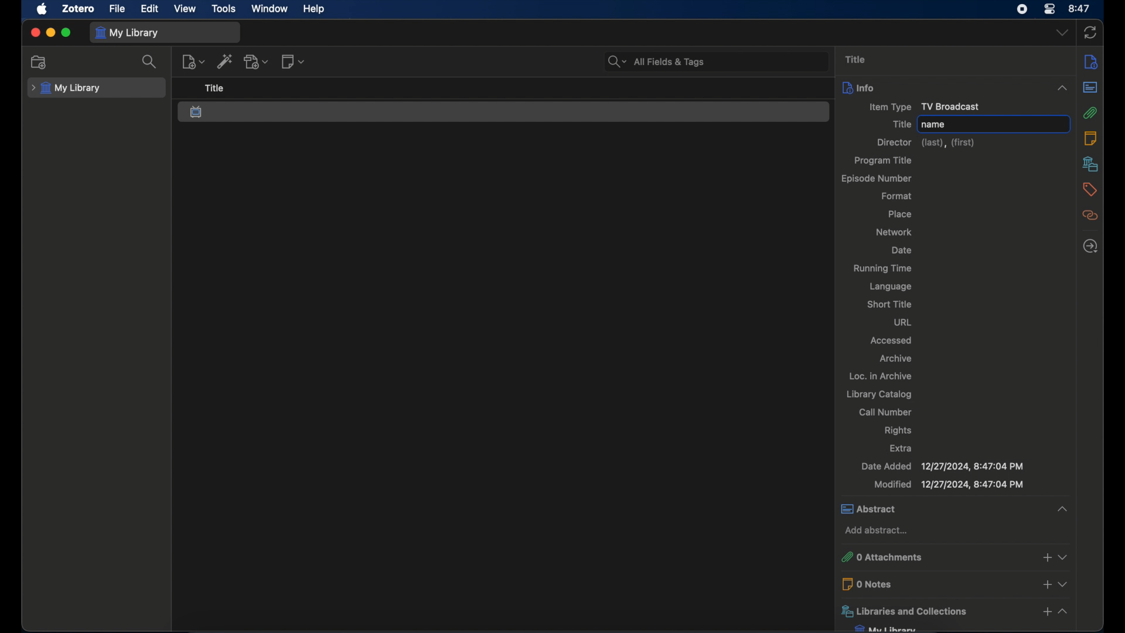 This screenshot has height=633, width=1125. Describe the element at coordinates (876, 179) in the screenshot. I see `episode number` at that location.